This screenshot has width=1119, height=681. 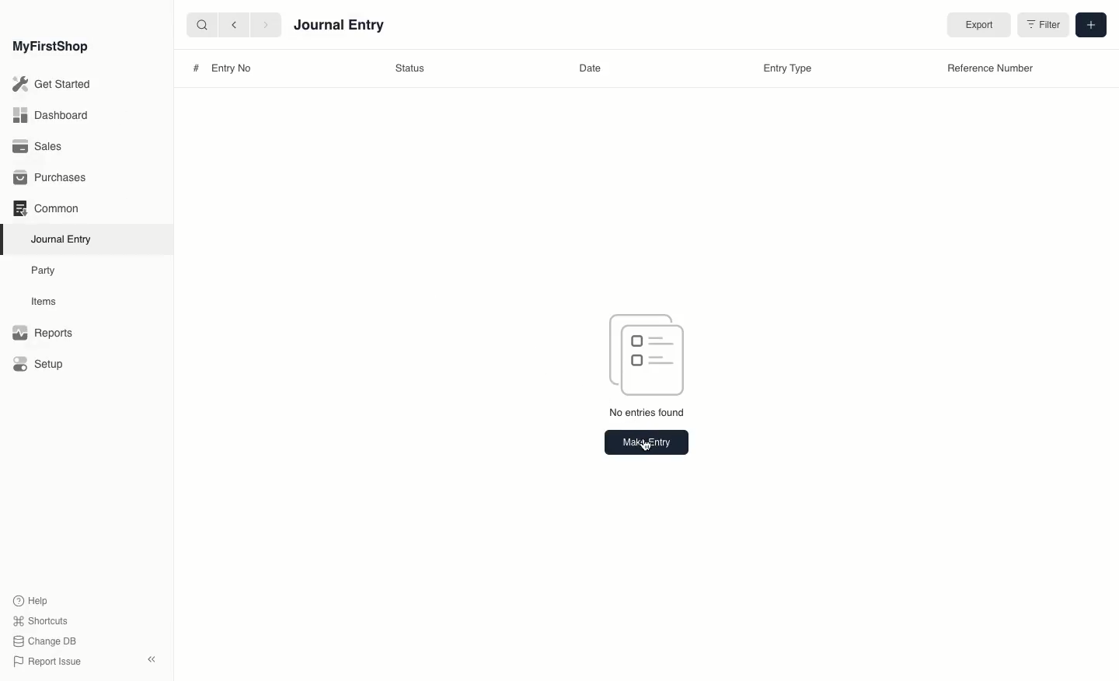 What do you see at coordinates (65, 239) in the screenshot?
I see `Journal Entry` at bounding box center [65, 239].